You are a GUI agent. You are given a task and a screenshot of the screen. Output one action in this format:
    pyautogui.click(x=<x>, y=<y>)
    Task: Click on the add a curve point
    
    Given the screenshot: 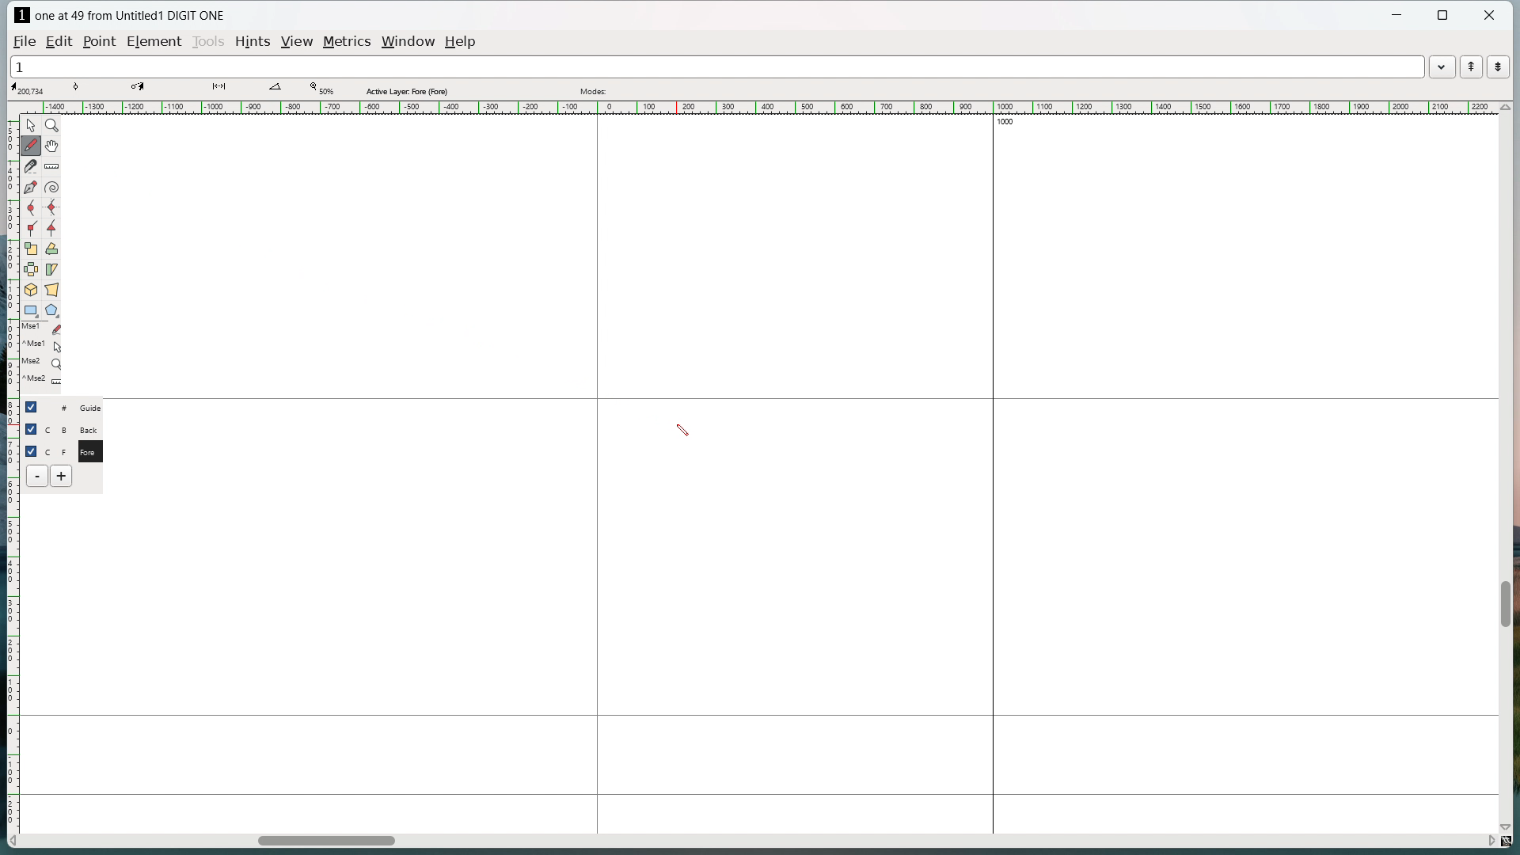 What is the action you would take?
    pyautogui.click(x=31, y=208)
    